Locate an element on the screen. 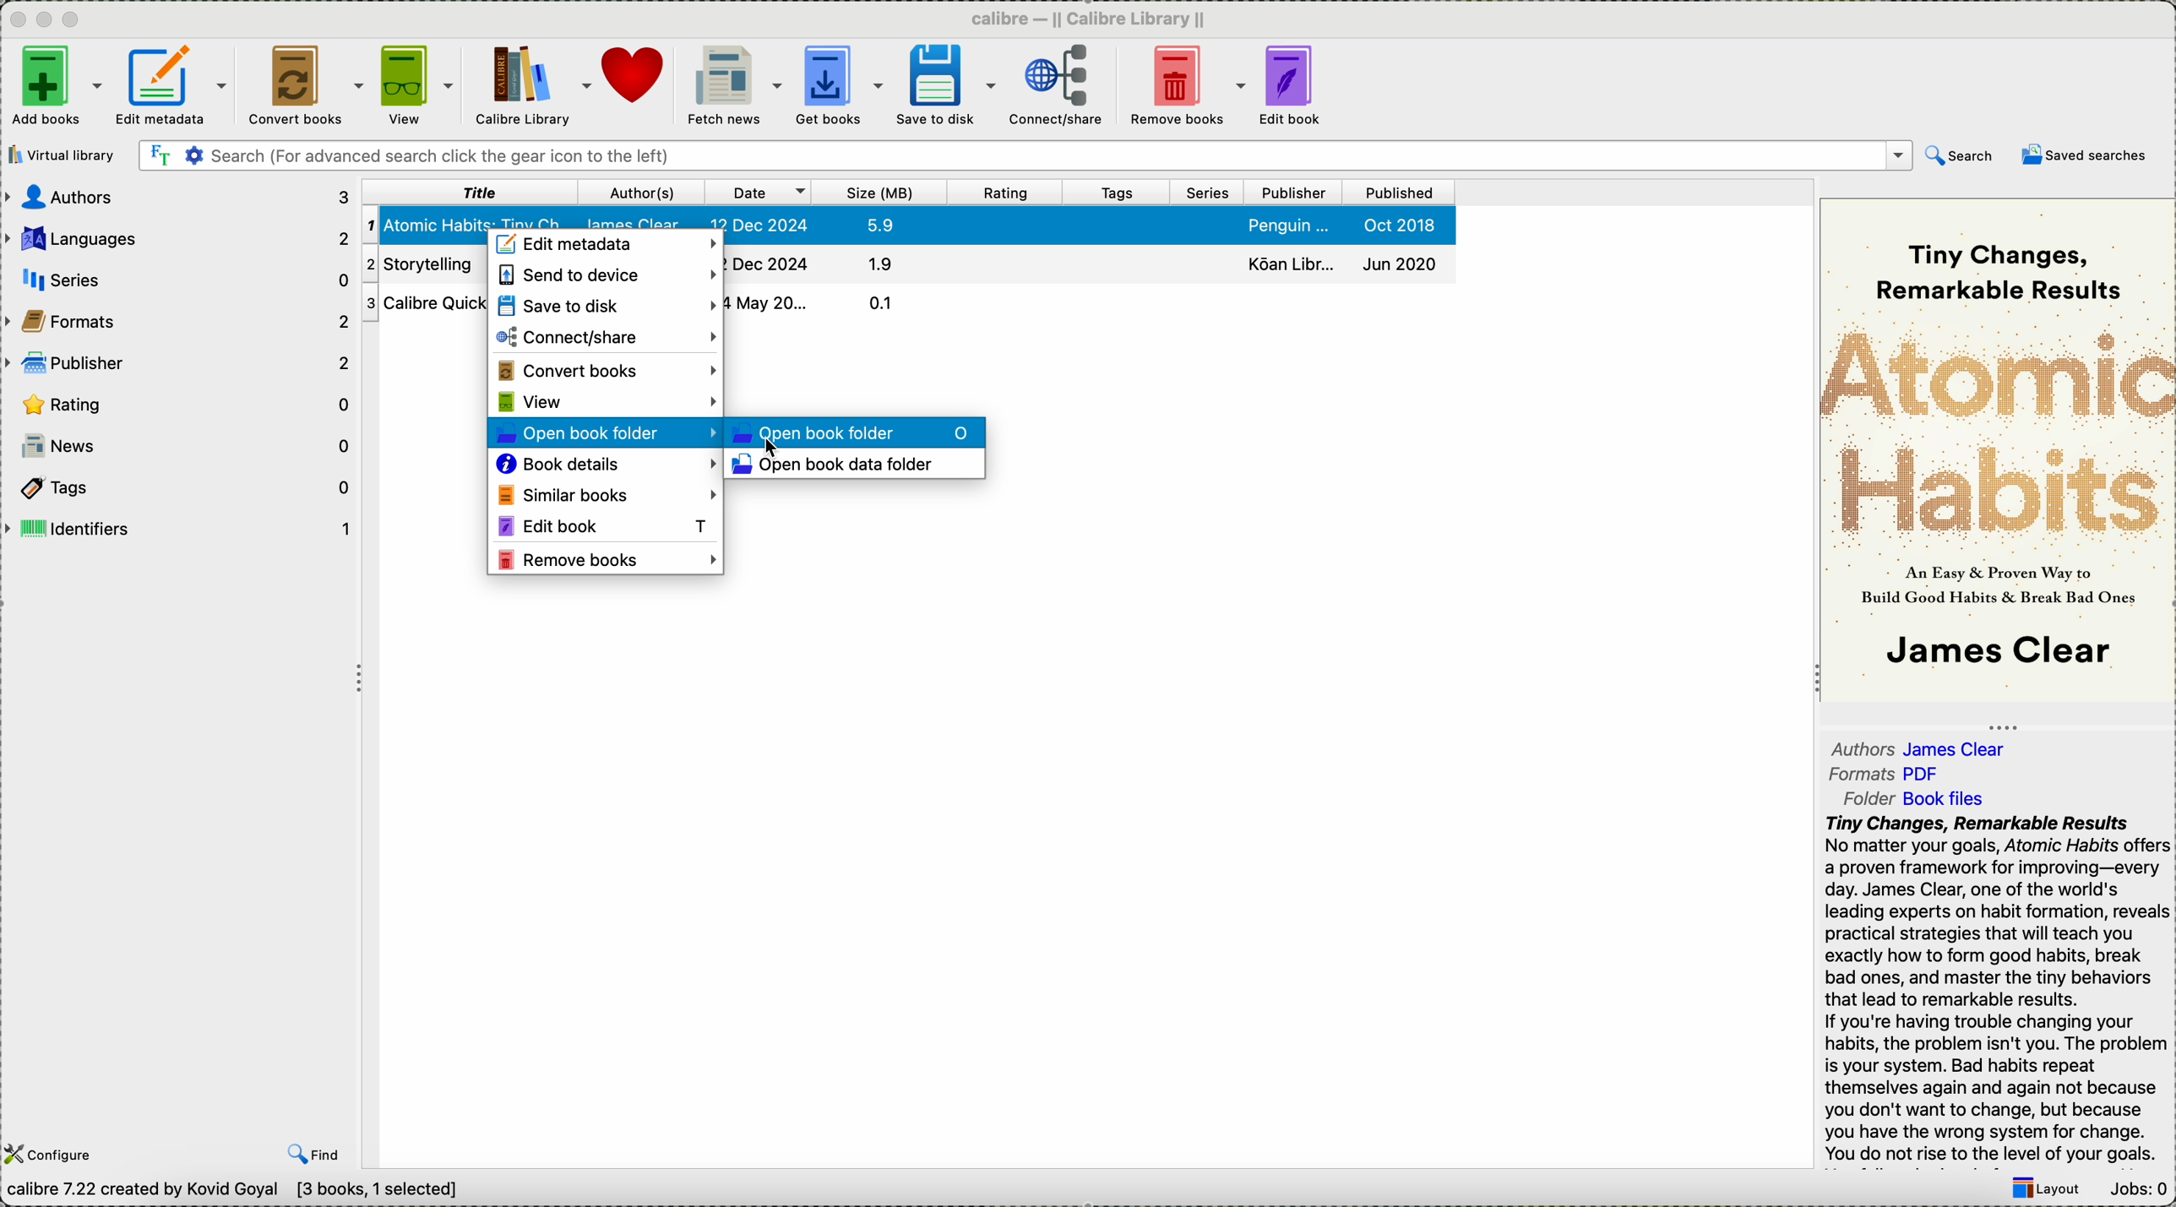 This screenshot has width=2176, height=1207. title is located at coordinates (469, 192).